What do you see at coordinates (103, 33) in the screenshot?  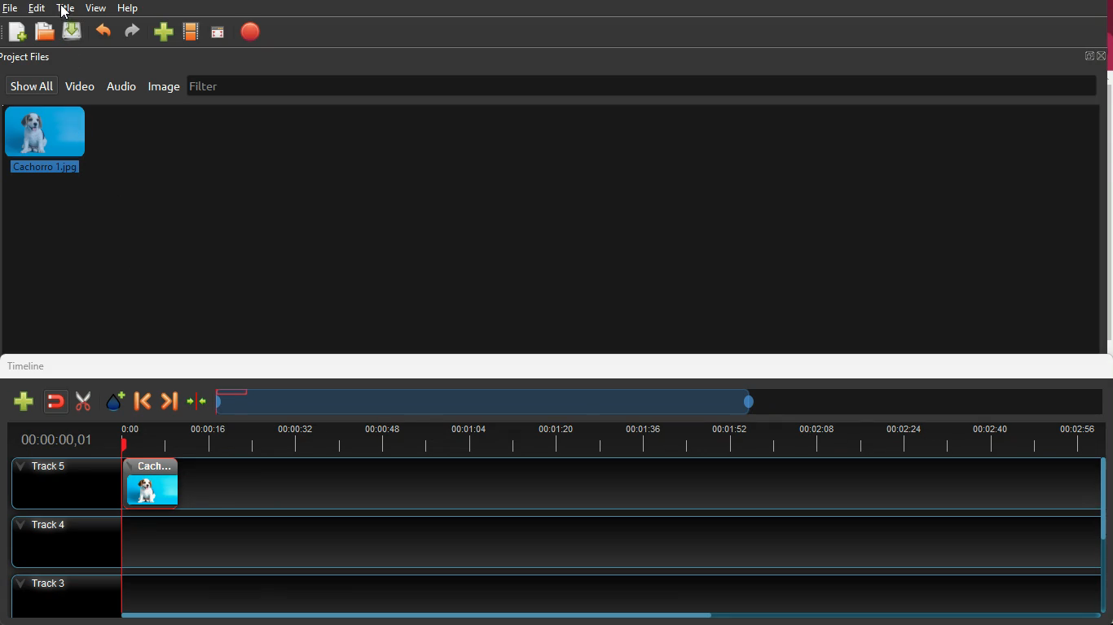 I see `back` at bounding box center [103, 33].